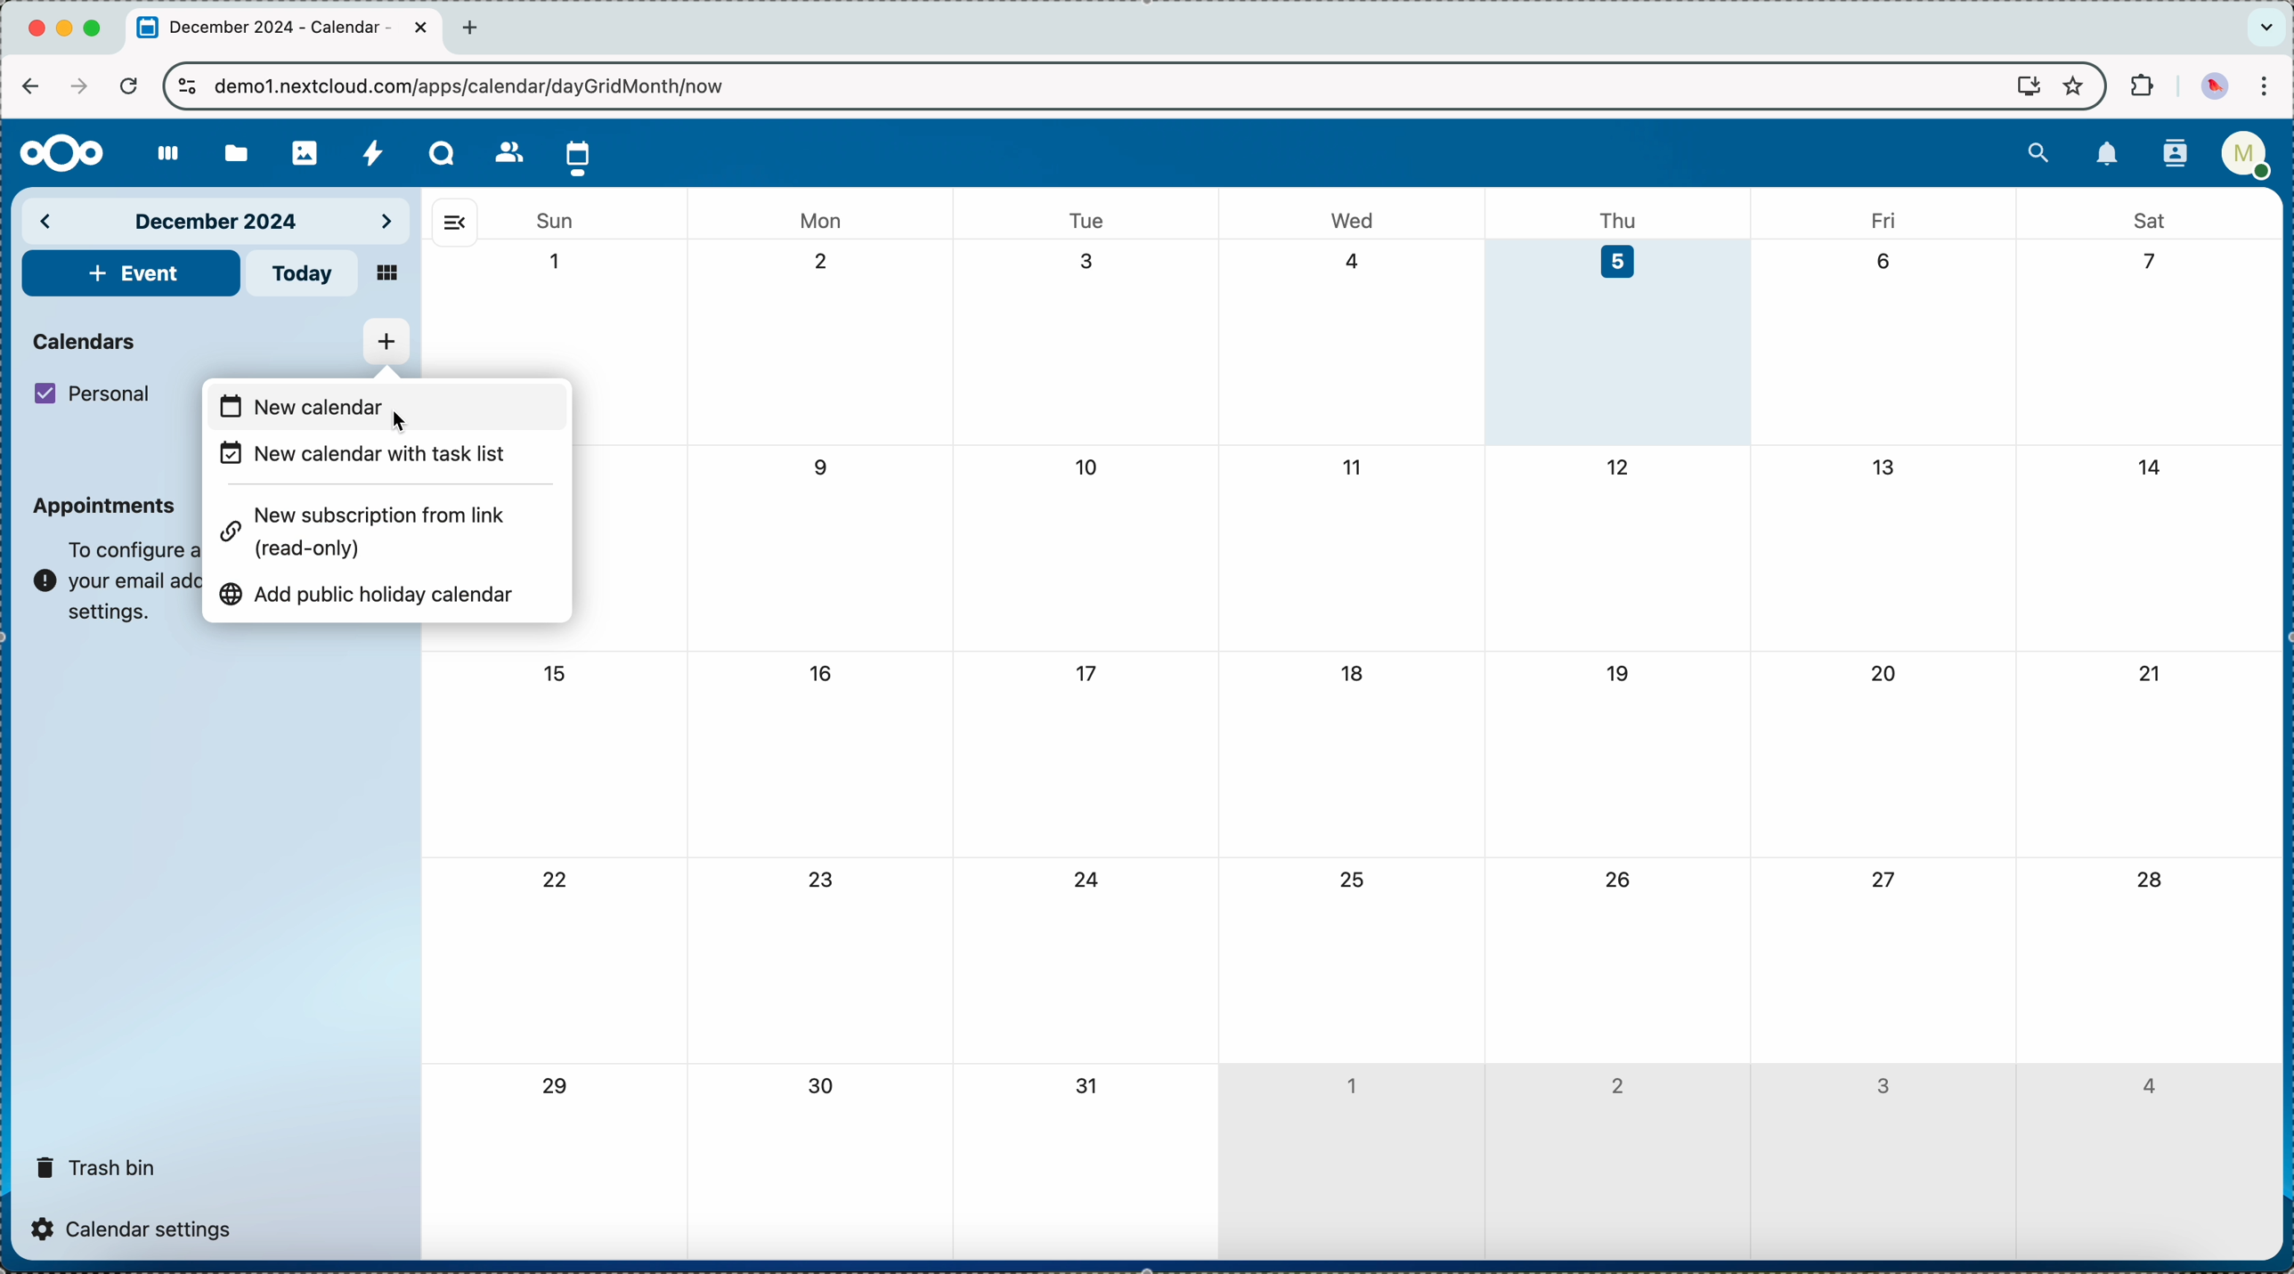 This screenshot has width=2294, height=1274. I want to click on 13, so click(1883, 466).